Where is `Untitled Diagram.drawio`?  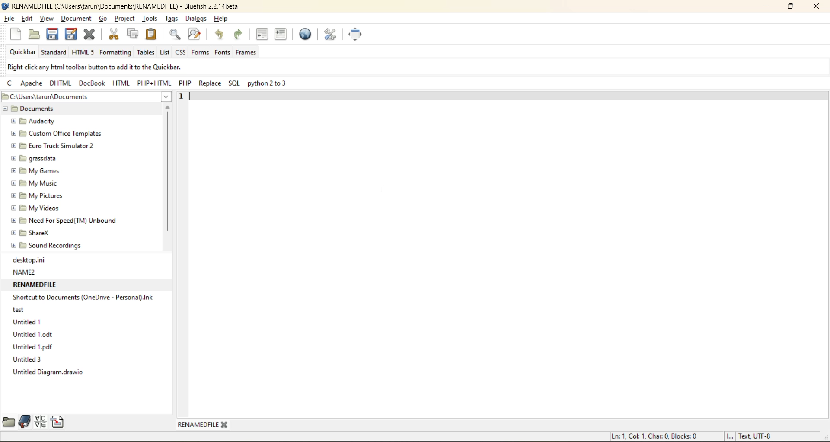 Untitled Diagram.drawio is located at coordinates (47, 372).